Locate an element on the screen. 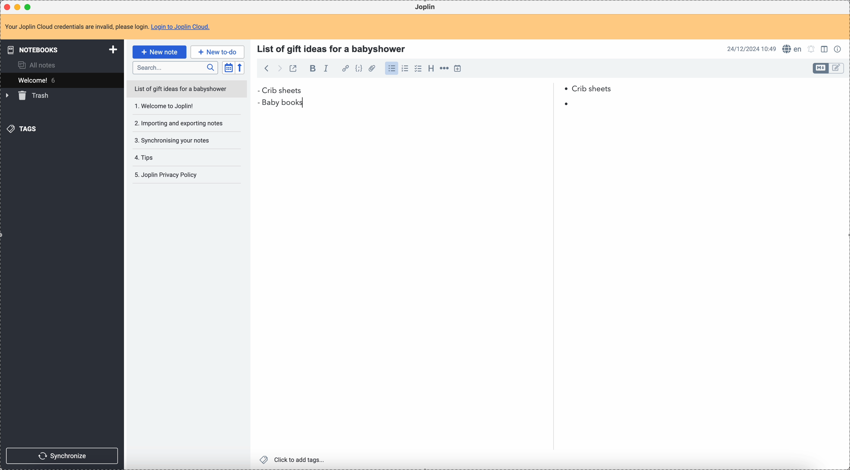 The image size is (850, 470). foward is located at coordinates (280, 69).